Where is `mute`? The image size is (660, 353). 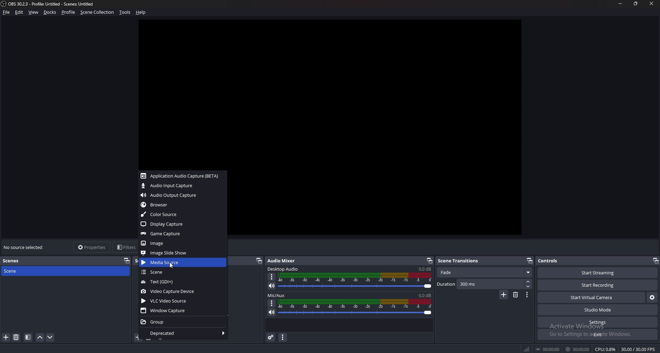
mute is located at coordinates (272, 286).